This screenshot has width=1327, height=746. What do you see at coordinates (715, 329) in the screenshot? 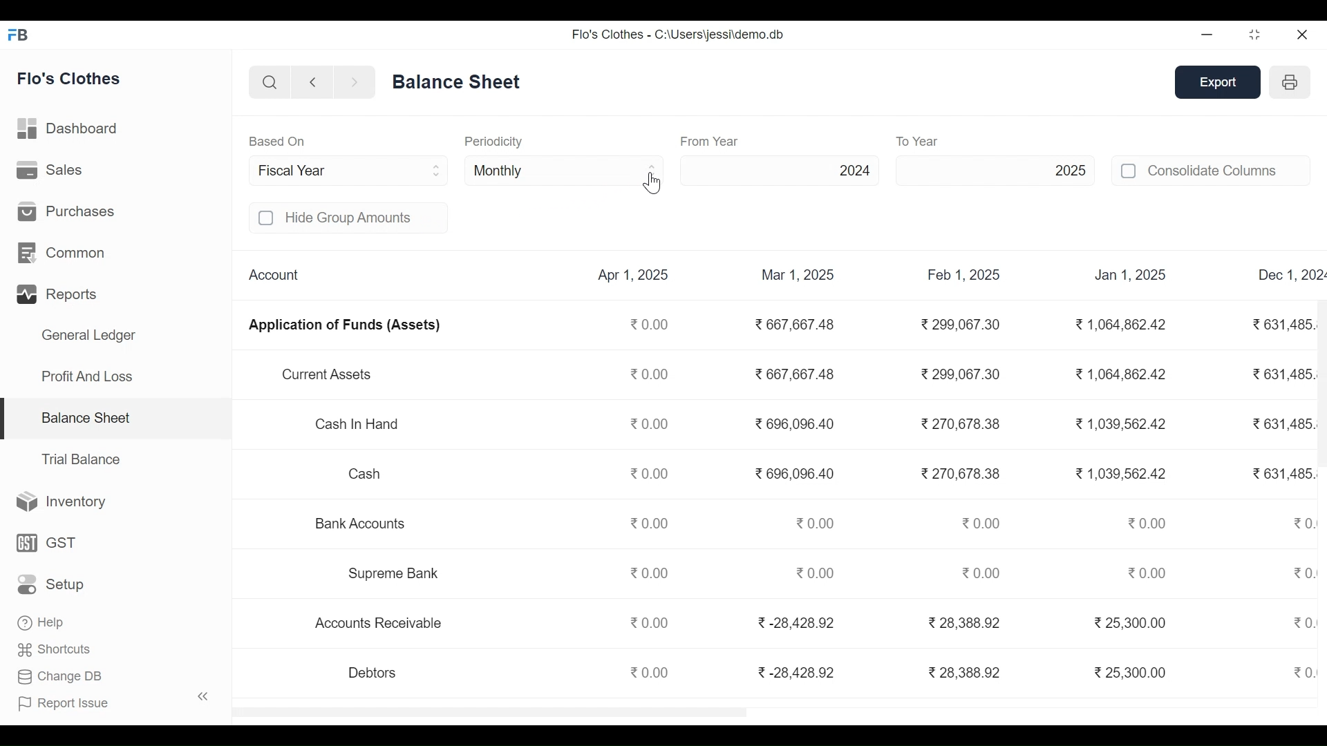
I see `Application of Funds (Assets) % 0.00 % 667,667.48 %299,067.30 31,064,862.42` at bounding box center [715, 329].